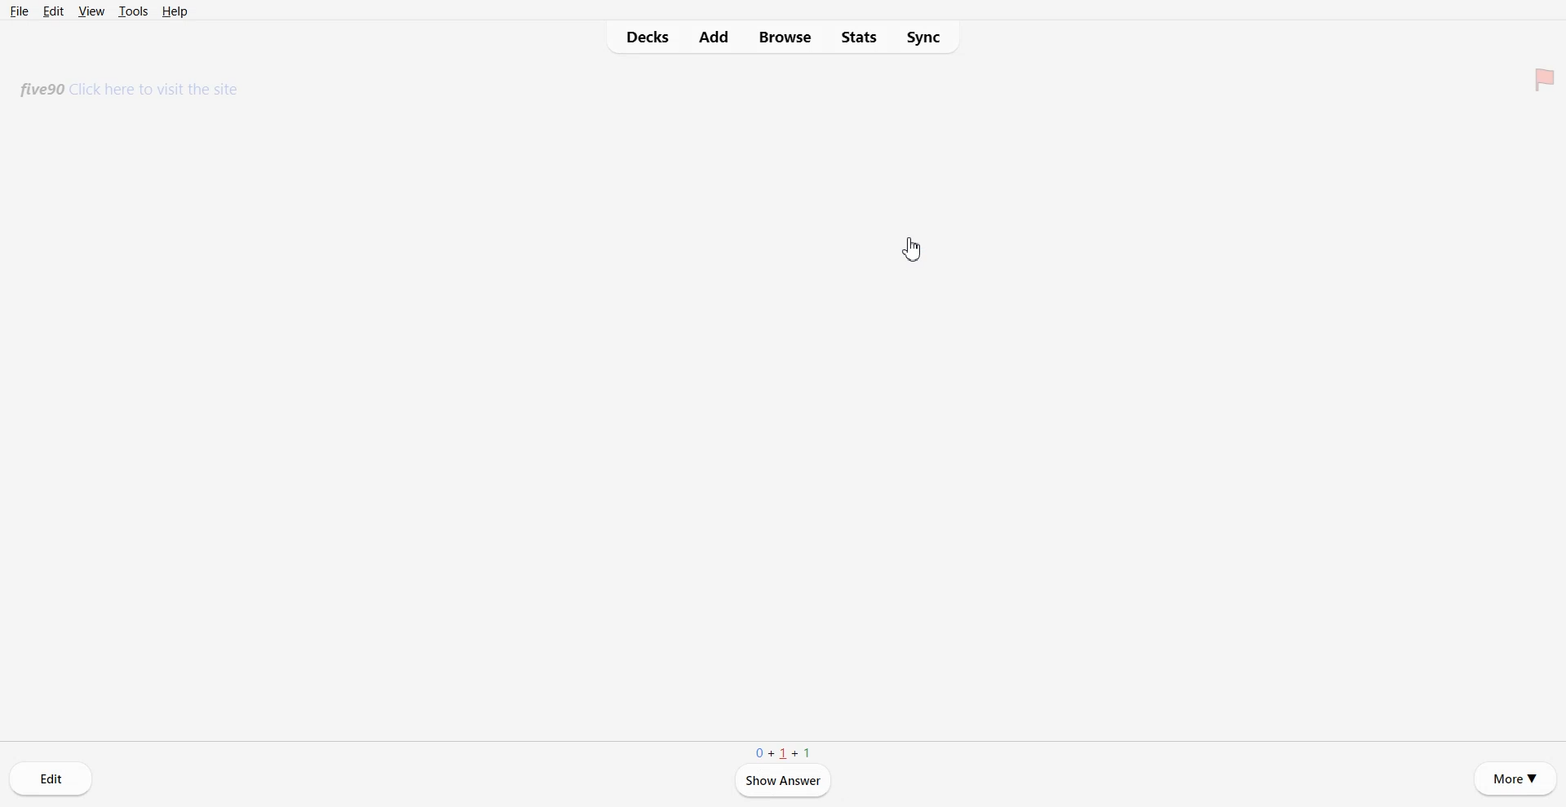 The width and height of the screenshot is (1566, 807). Describe the element at coordinates (20, 11) in the screenshot. I see `File` at that location.